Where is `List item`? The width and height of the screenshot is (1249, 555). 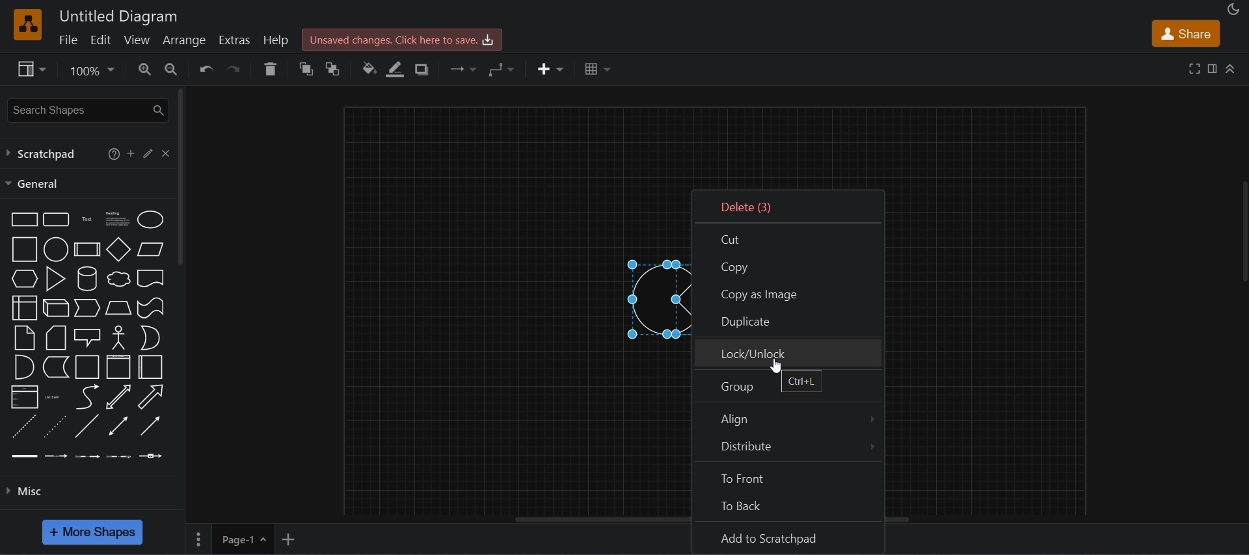 List item is located at coordinates (53, 396).